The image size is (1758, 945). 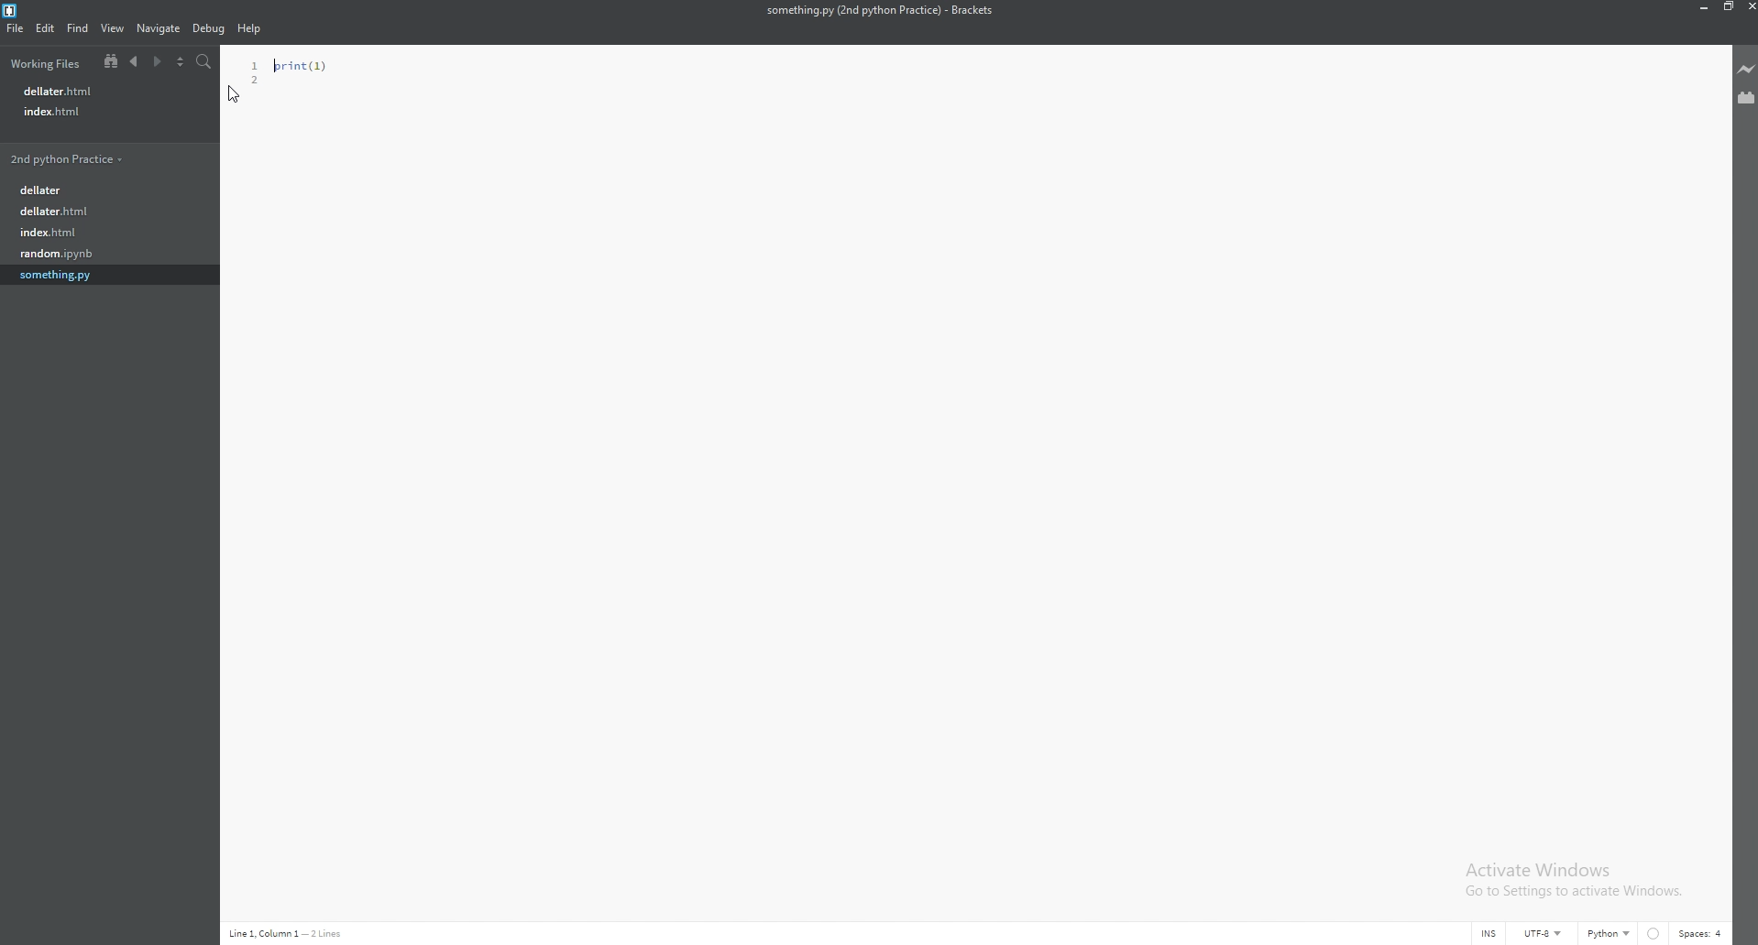 I want to click on file, so click(x=91, y=234).